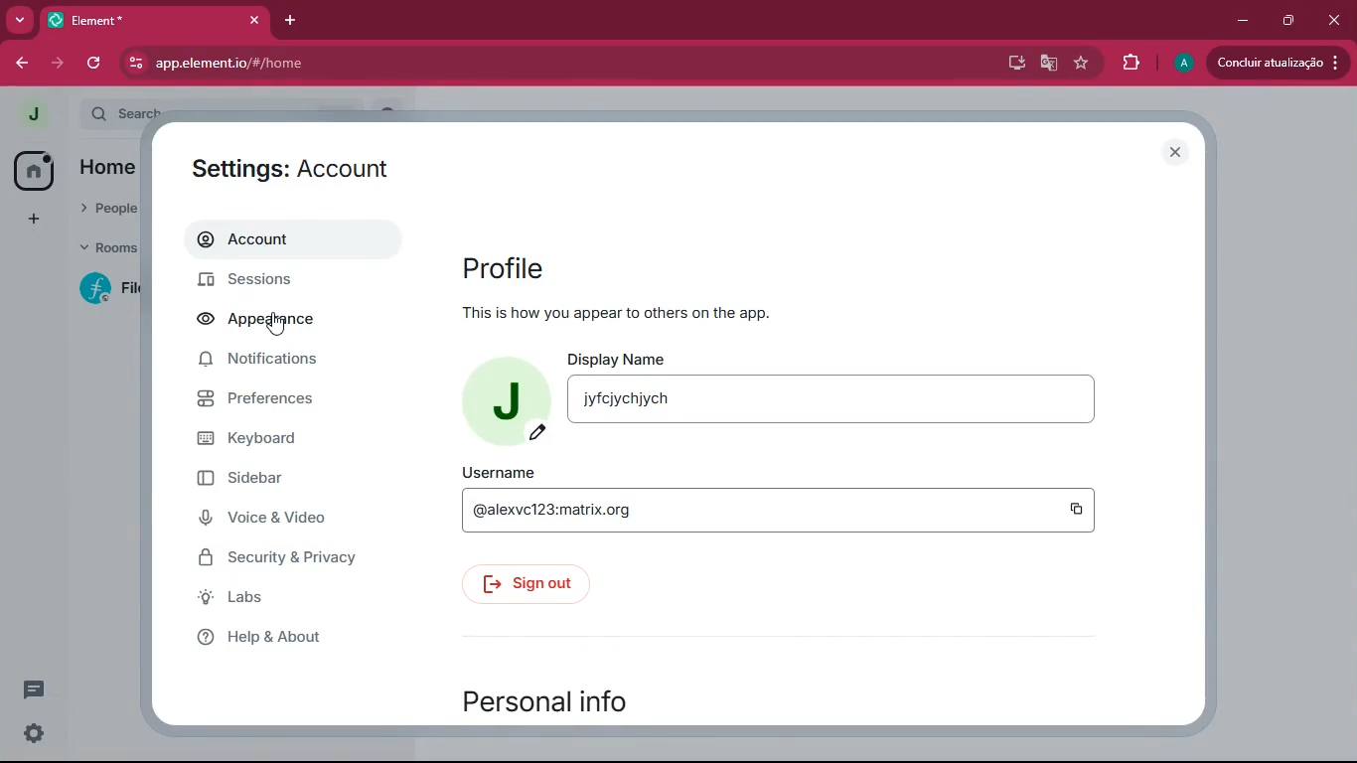  I want to click on more, so click(21, 19).